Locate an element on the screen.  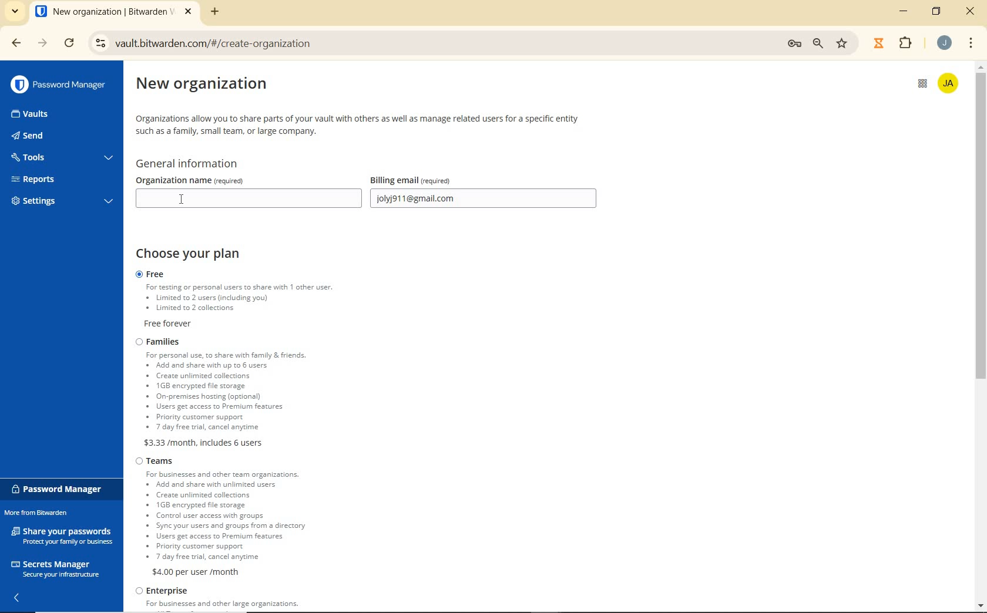
organization name is located at coordinates (224, 180).